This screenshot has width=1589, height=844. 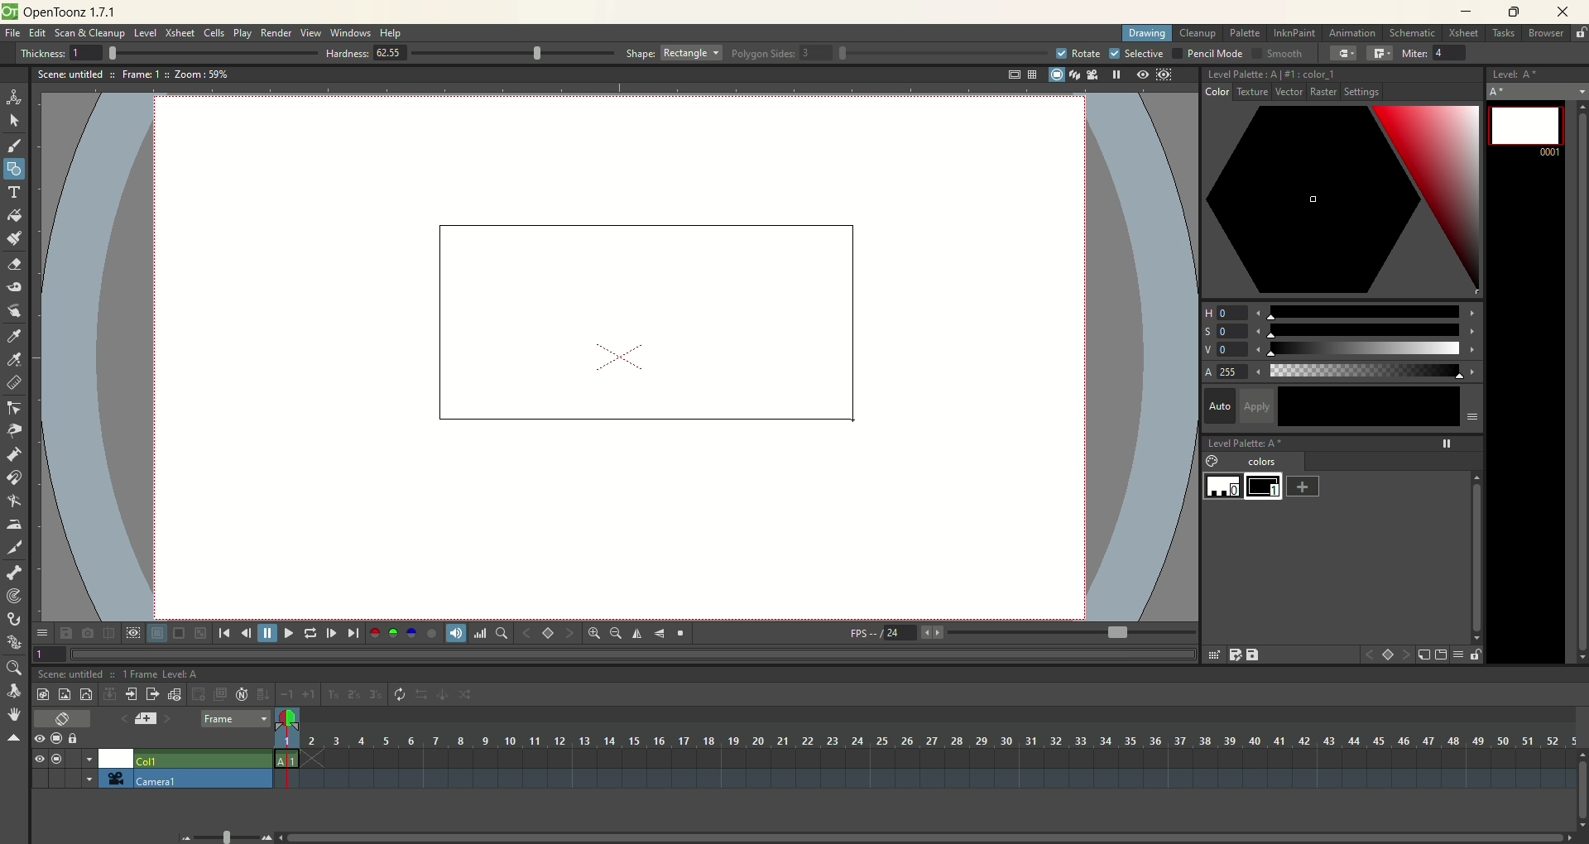 What do you see at coordinates (637, 318) in the screenshot?
I see `rectangle shape` at bounding box center [637, 318].